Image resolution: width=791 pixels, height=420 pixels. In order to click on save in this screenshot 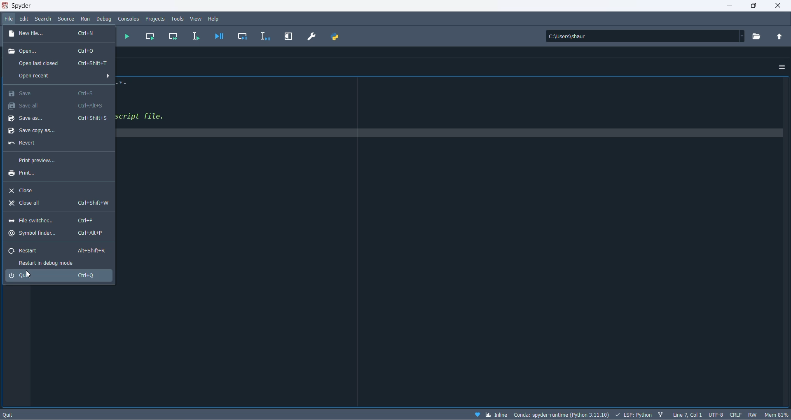, I will do `click(56, 93)`.